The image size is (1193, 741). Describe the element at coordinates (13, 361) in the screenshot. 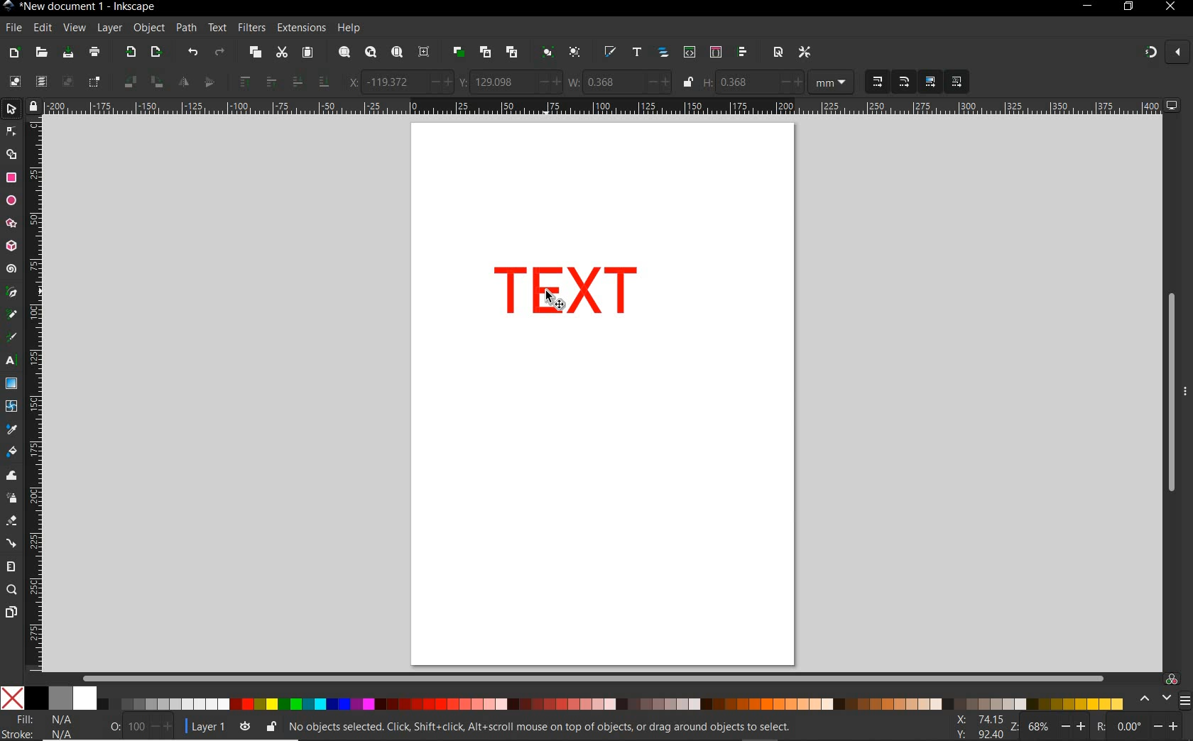

I see `TEXT TOOL` at that location.